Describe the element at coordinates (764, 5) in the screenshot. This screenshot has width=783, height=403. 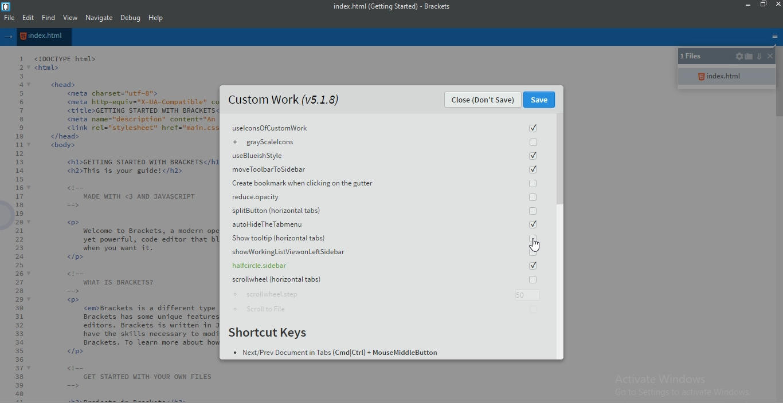
I see `restore` at that location.